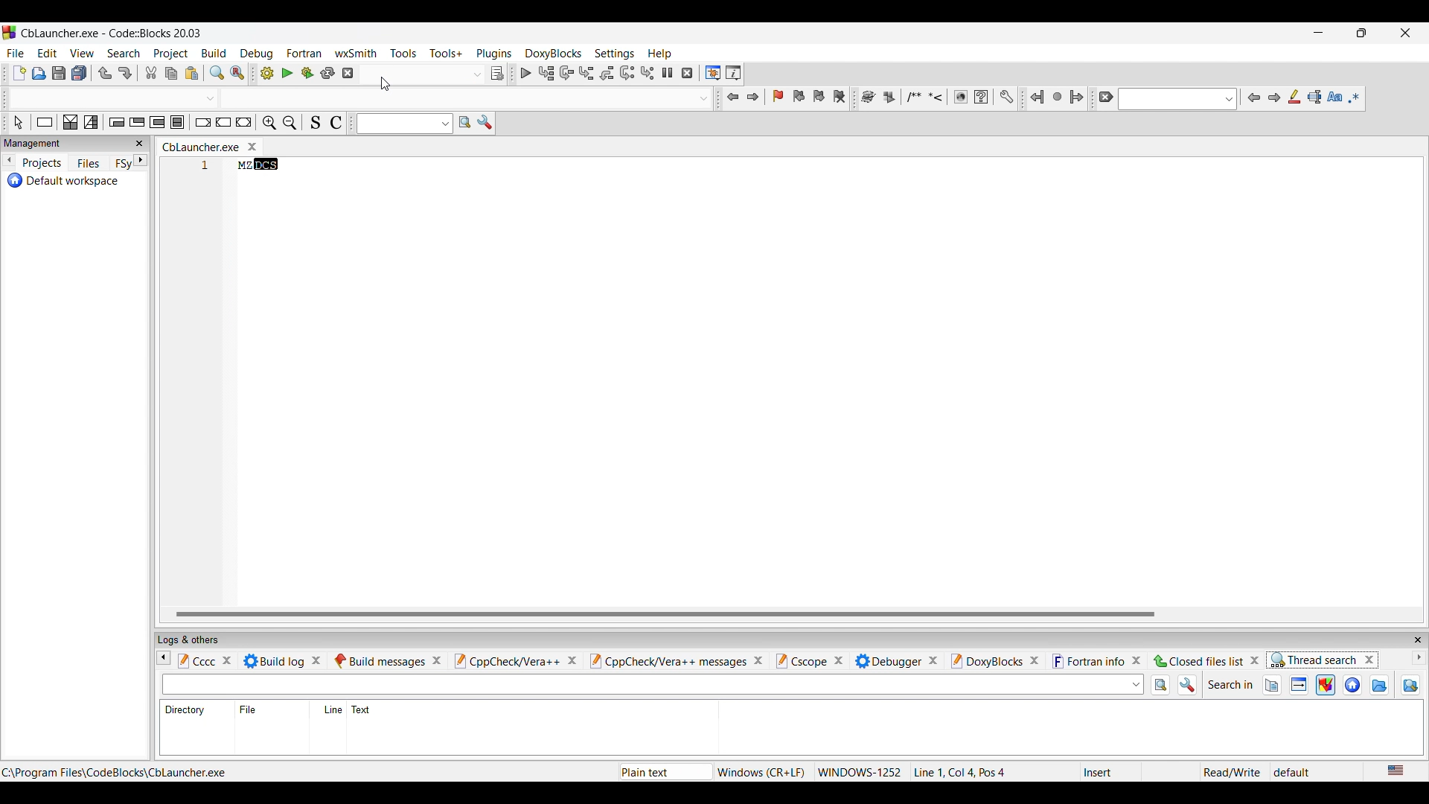  What do you see at coordinates (244, 122) in the screenshot?
I see `Return instruction` at bounding box center [244, 122].